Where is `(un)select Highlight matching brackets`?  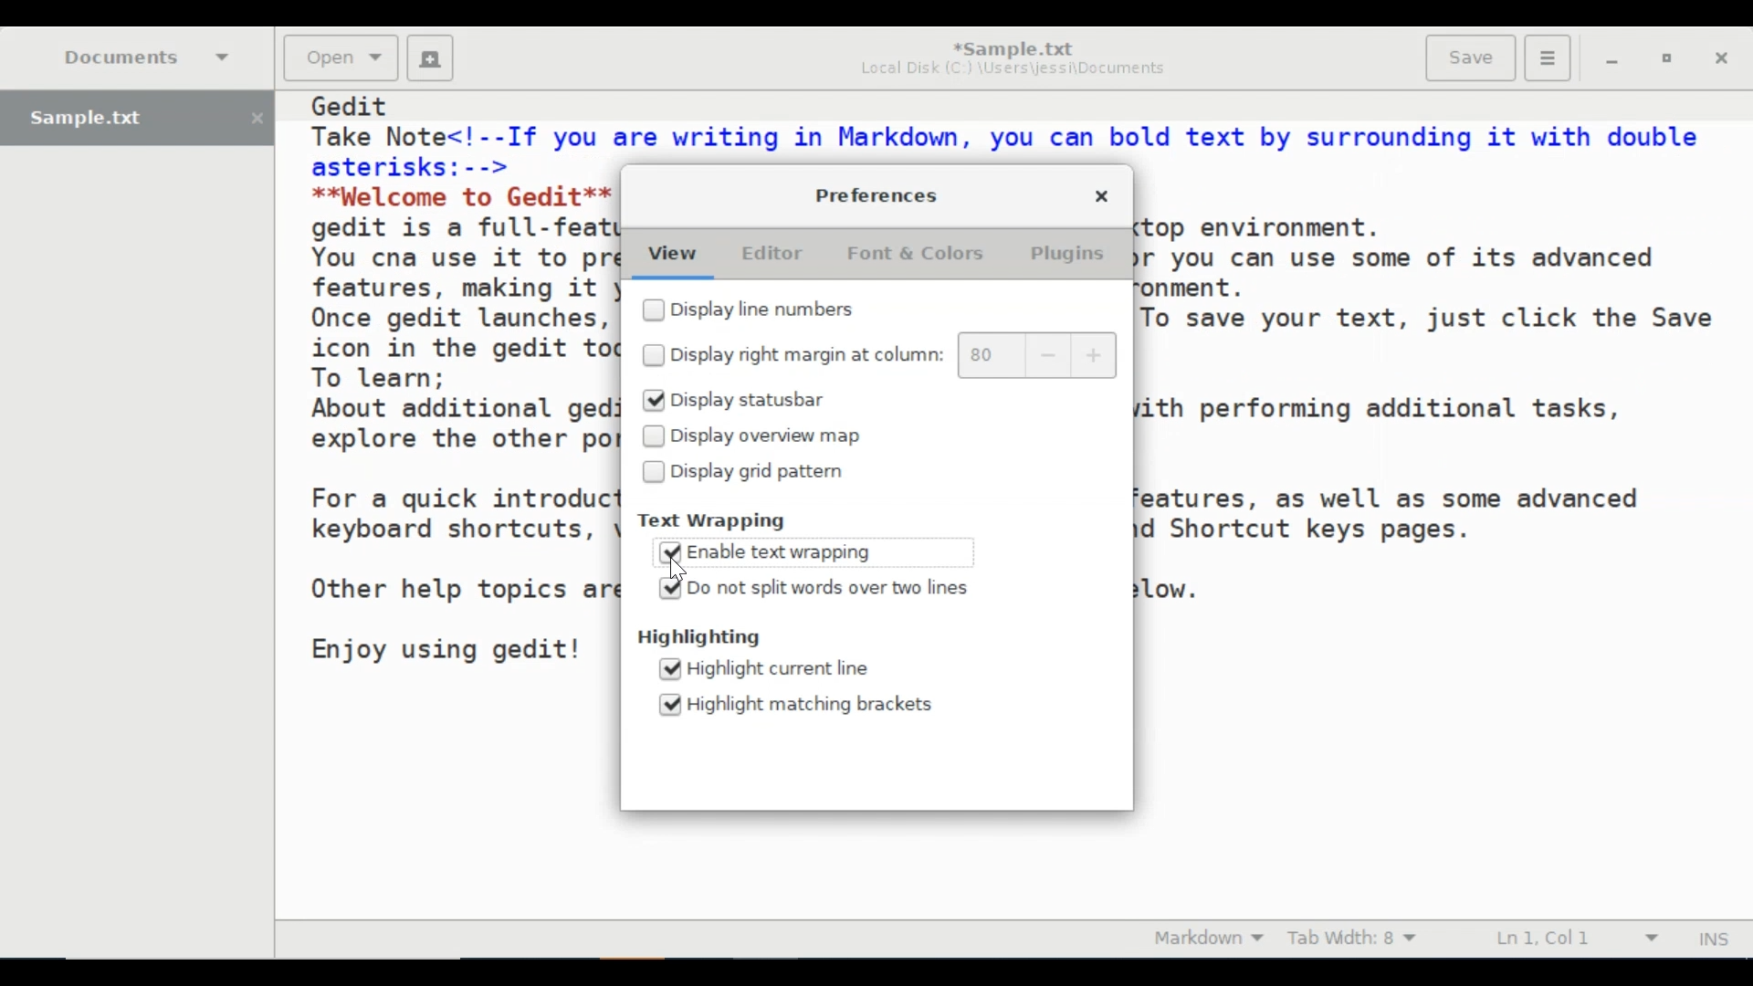 (un)select Highlight matching brackets is located at coordinates (803, 704).